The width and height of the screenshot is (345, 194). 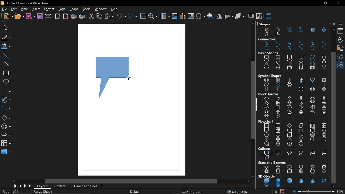 What do you see at coordinates (302, 48) in the screenshot?
I see `straight connector with arrows` at bounding box center [302, 48].